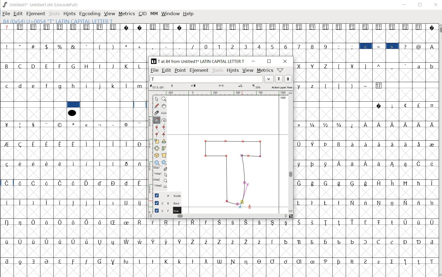  Describe the element at coordinates (72, 112) in the screenshot. I see `symbol` at that location.